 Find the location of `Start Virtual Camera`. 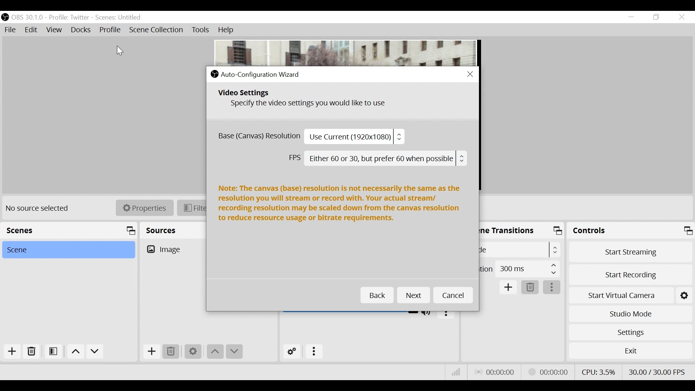

Start Virtual Camera is located at coordinates (629, 294).